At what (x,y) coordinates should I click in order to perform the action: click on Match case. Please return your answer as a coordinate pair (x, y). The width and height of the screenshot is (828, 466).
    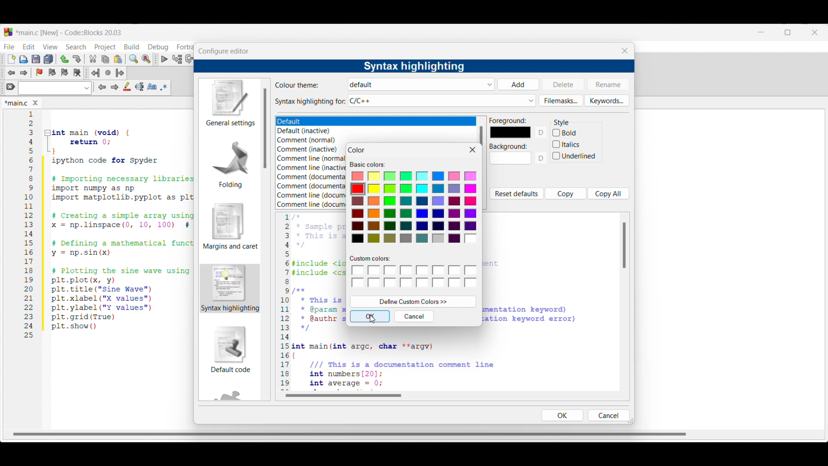
    Looking at the image, I should click on (152, 86).